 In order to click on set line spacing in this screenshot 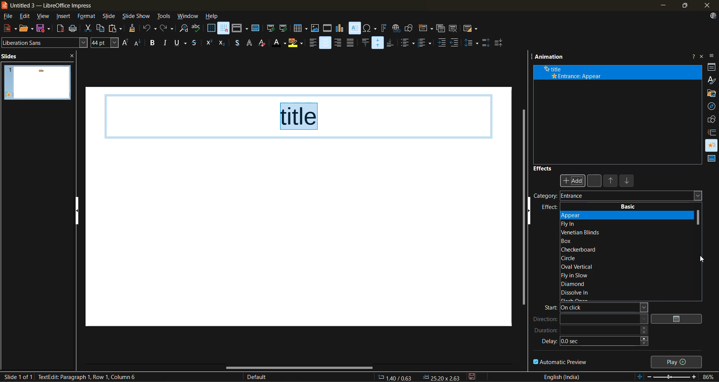, I will do `click(472, 42)`.